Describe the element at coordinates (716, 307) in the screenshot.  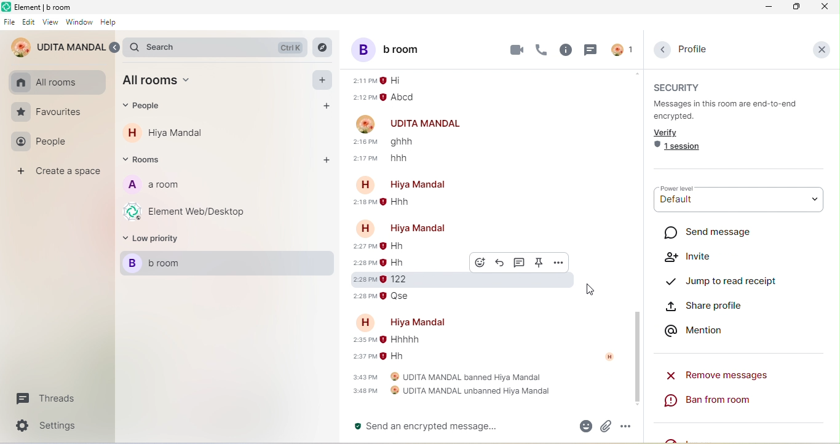
I see `share profile` at that location.